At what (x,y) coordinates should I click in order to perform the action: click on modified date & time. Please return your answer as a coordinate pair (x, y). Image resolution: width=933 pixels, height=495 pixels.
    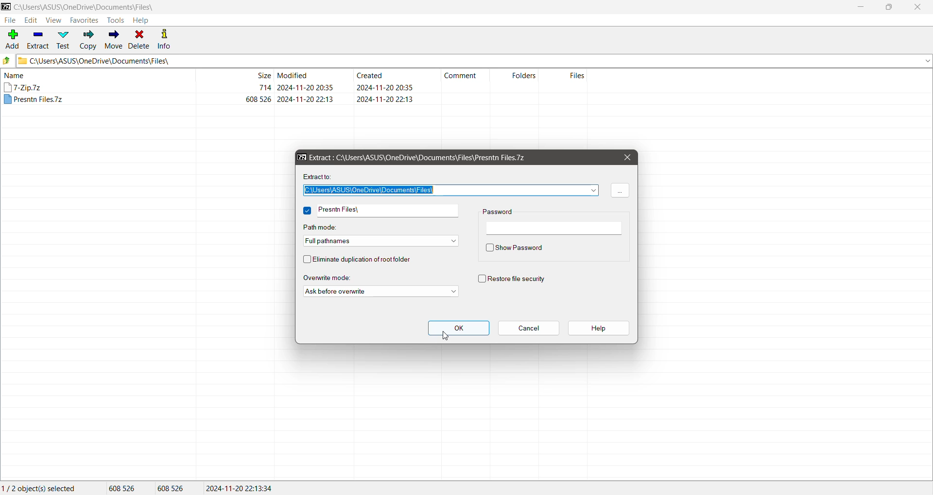
    Looking at the image, I should click on (305, 87).